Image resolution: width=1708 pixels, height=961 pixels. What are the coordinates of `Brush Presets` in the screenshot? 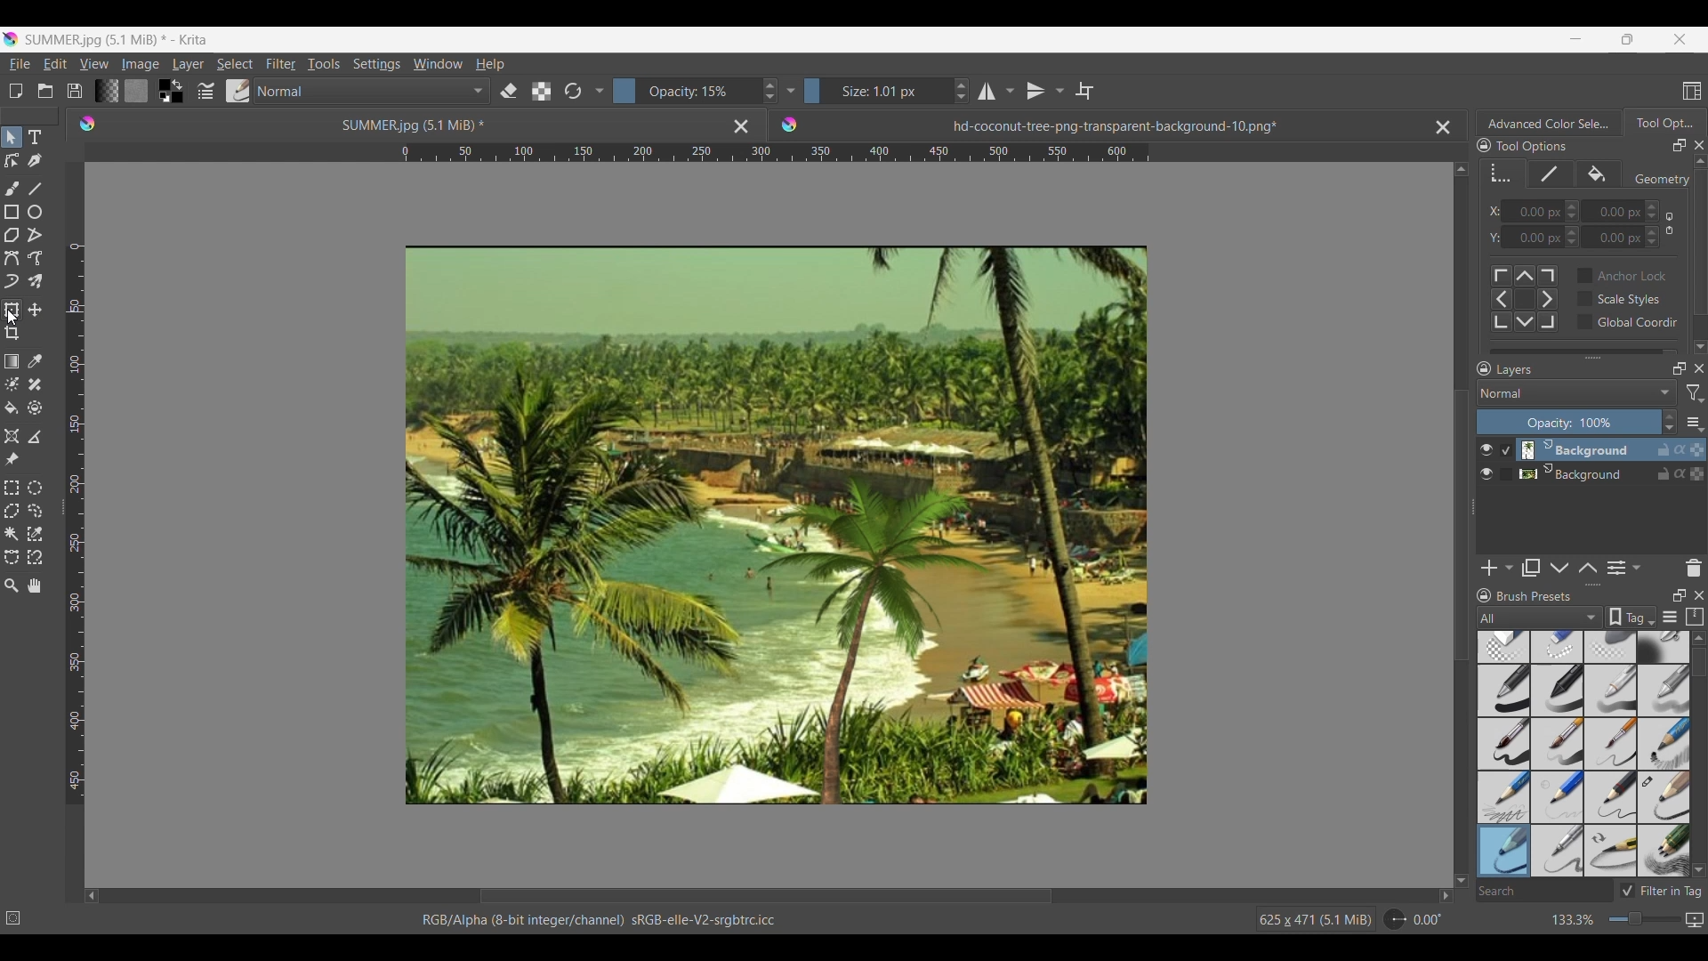 It's located at (1542, 596).